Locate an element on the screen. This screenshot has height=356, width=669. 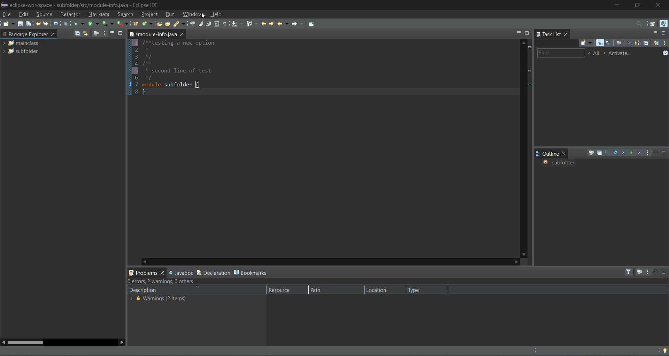
declaration is located at coordinates (213, 273).